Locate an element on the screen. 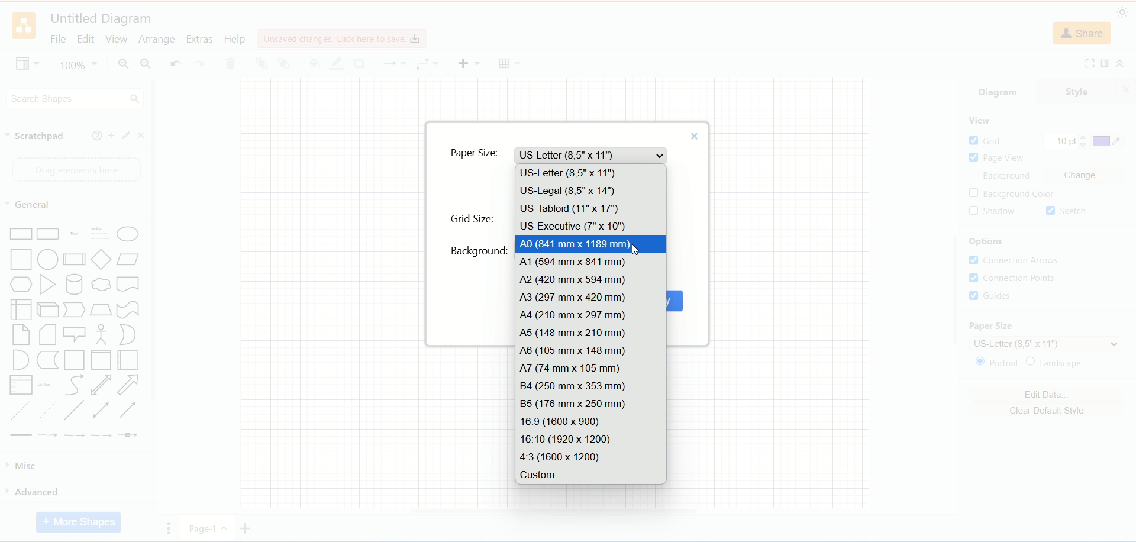  share is located at coordinates (1084, 34).